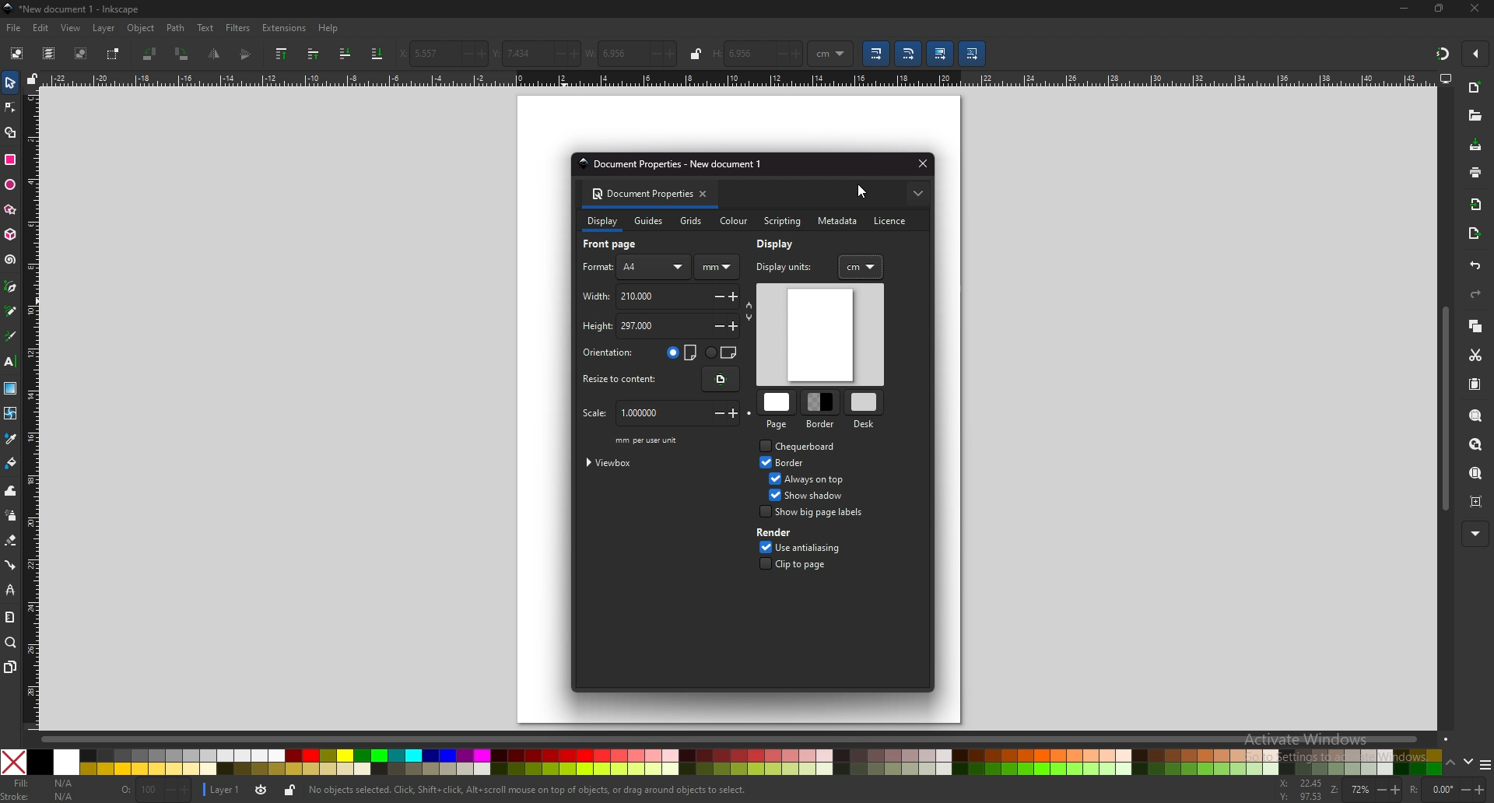 This screenshot has width=1494, height=803. Describe the element at coordinates (819, 495) in the screenshot. I see `show shadow` at that location.